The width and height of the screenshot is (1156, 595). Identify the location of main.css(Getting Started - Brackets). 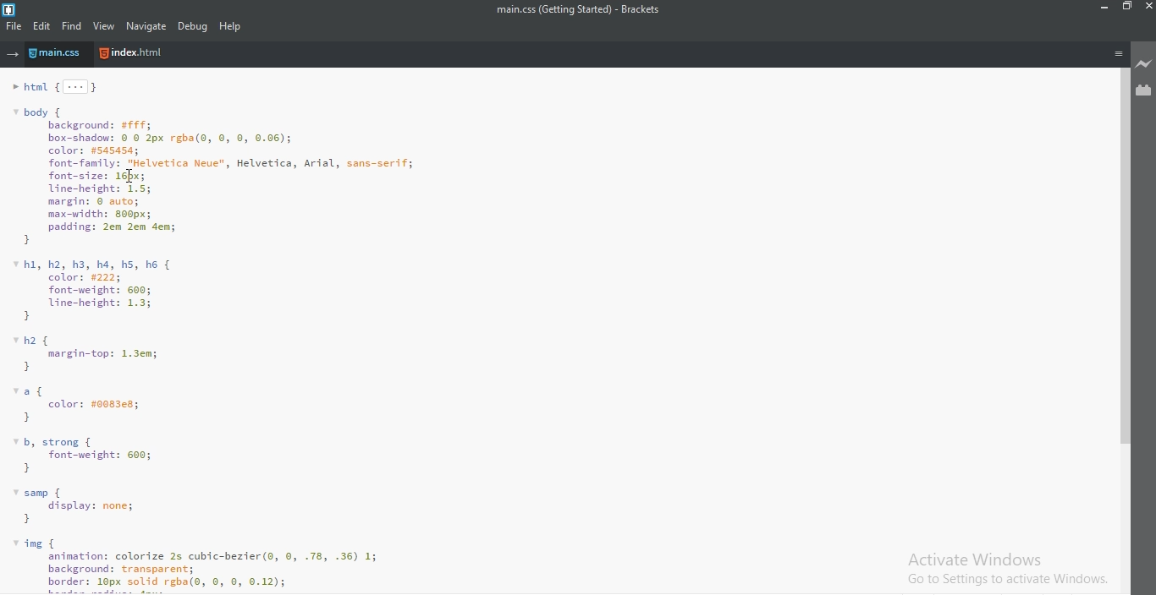
(577, 10).